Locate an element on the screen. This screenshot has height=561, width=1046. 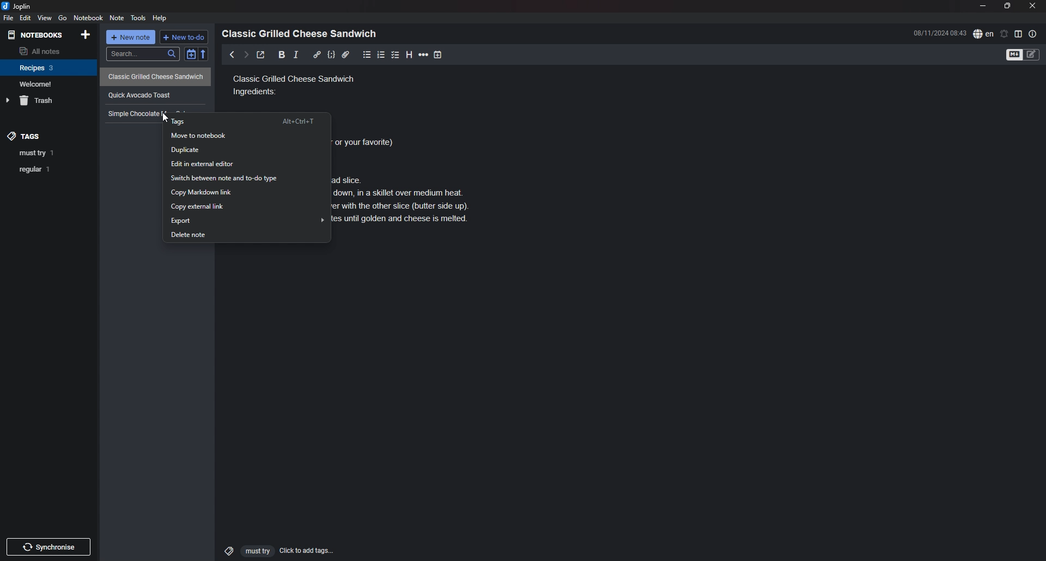
spell check is located at coordinates (983, 33).